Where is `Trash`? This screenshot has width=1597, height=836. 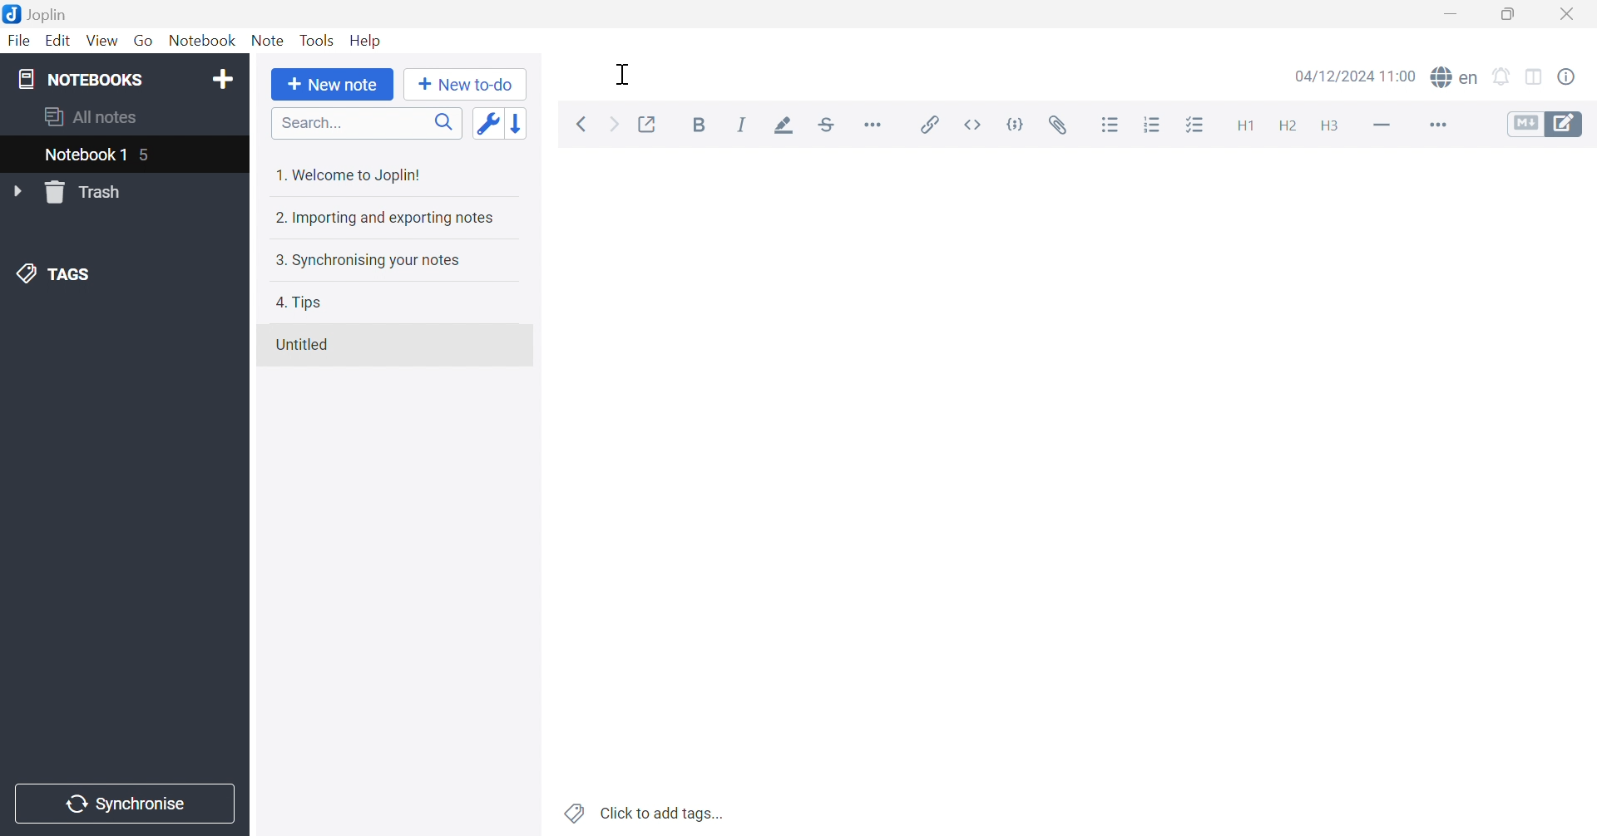
Trash is located at coordinates (89, 193).